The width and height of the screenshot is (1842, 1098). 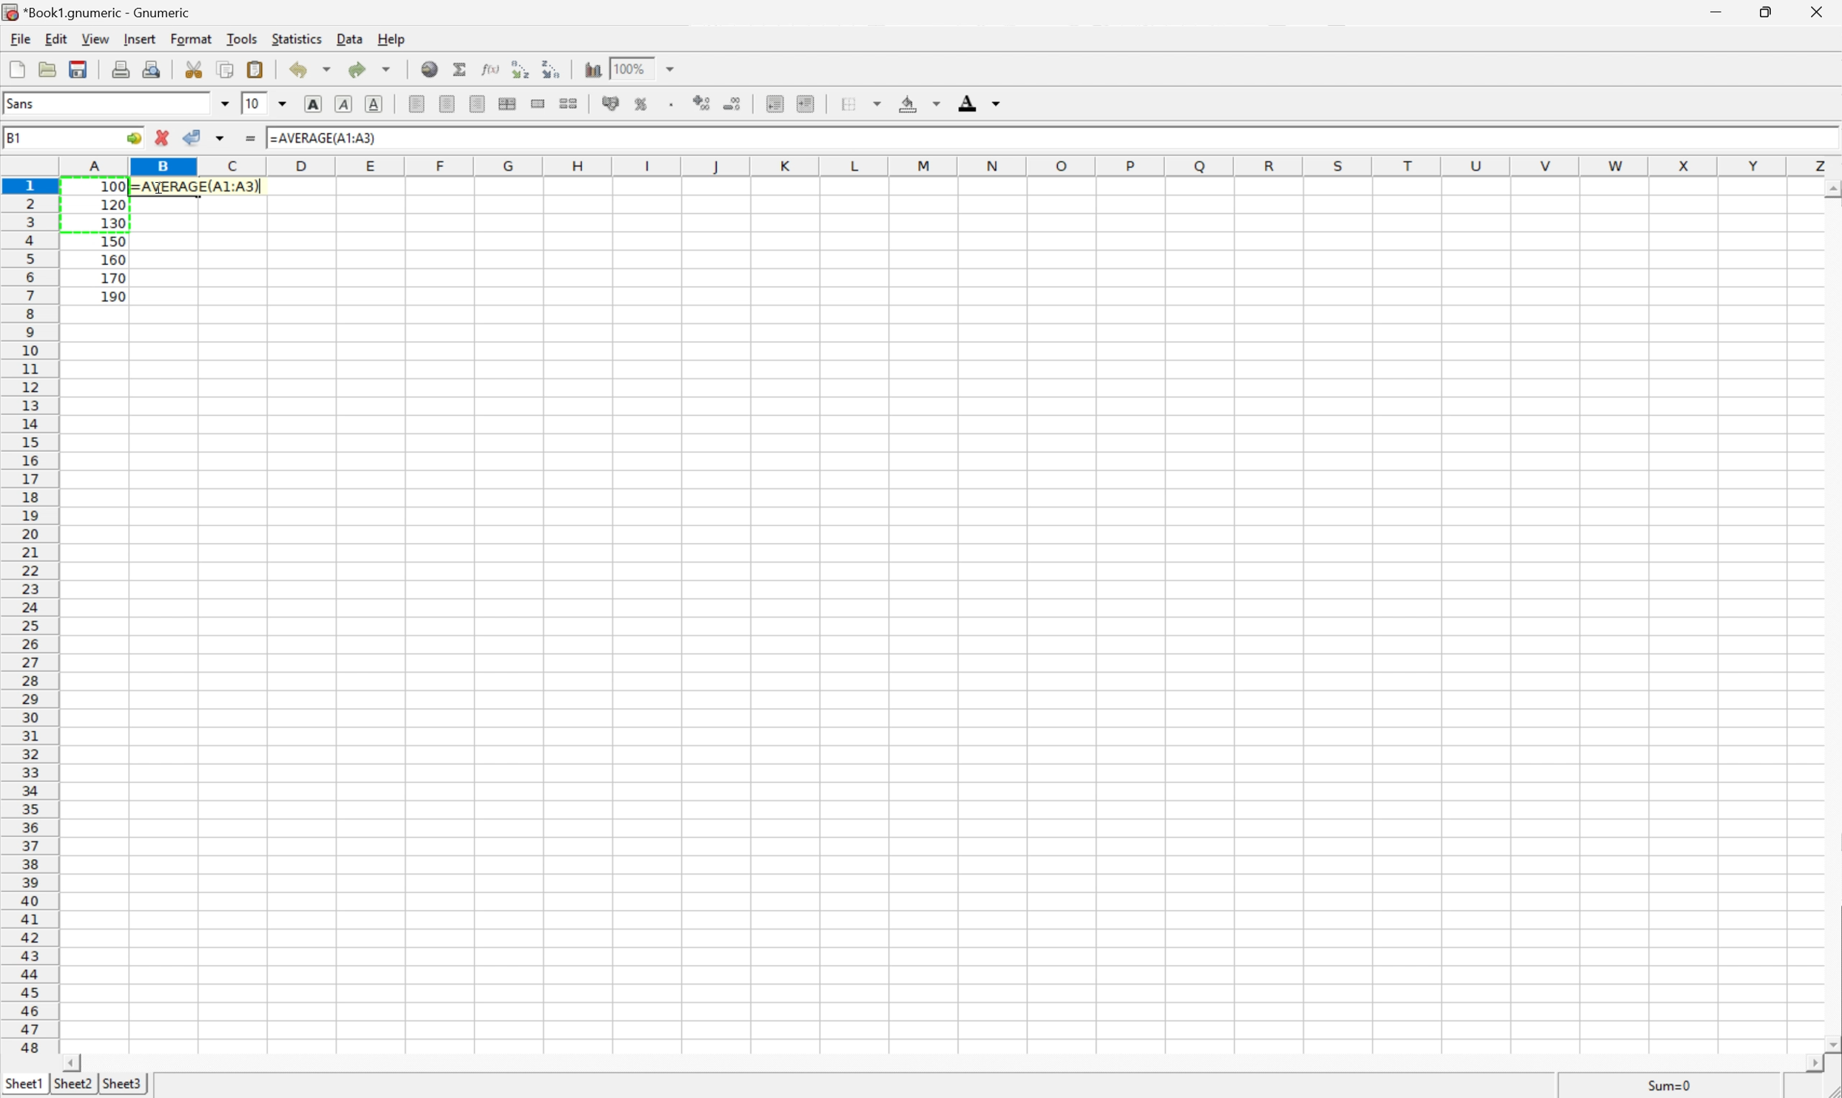 I want to click on Save current workbook, so click(x=83, y=69).